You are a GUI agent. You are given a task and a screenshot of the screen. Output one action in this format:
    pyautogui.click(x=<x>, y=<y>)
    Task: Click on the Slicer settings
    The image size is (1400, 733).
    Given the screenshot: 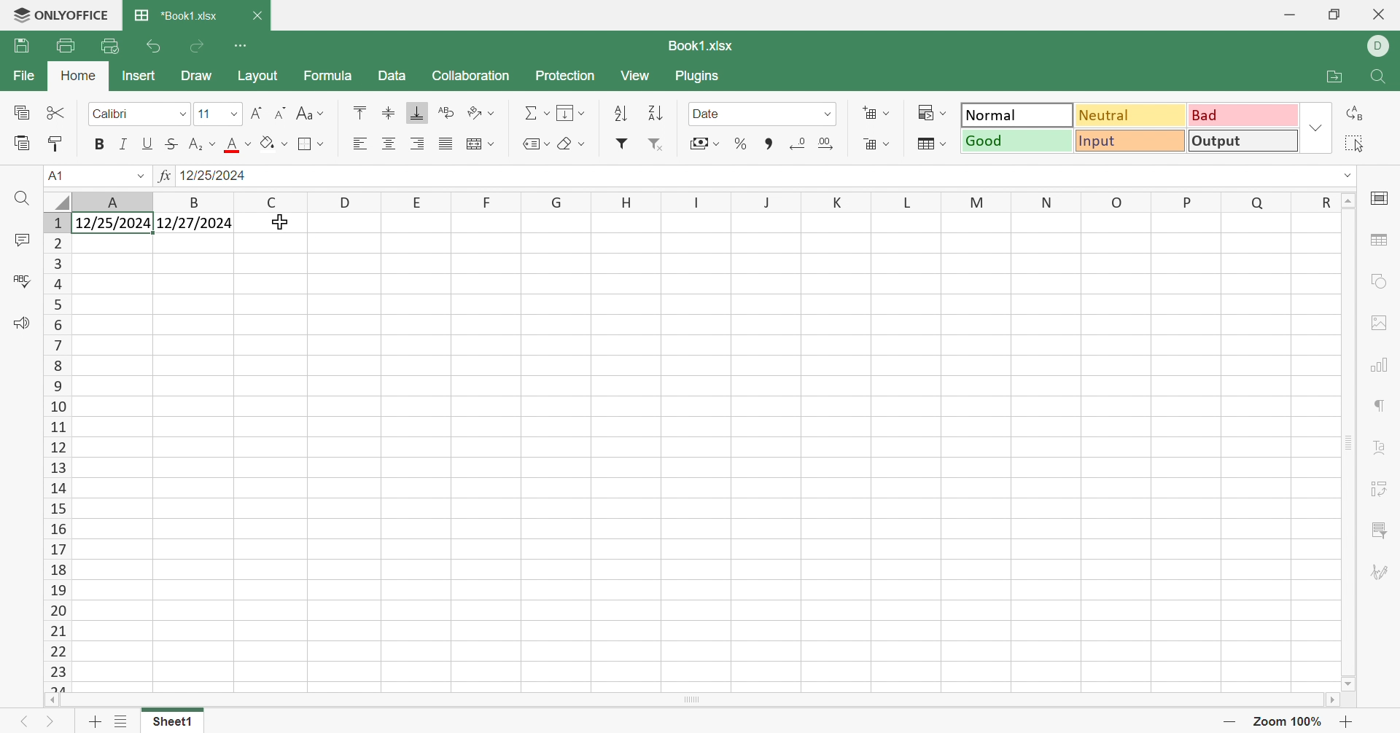 What is the action you would take?
    pyautogui.click(x=1377, y=530)
    